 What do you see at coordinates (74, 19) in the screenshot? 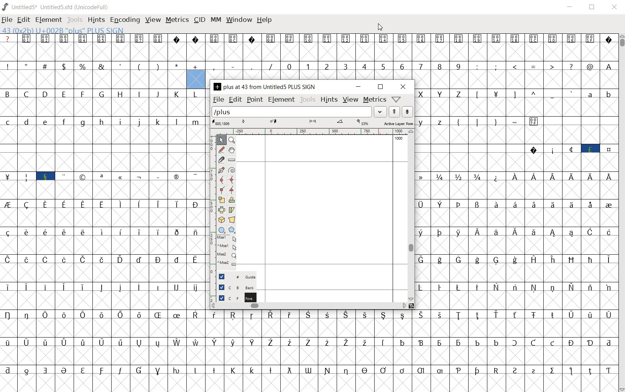
I see `tools` at bounding box center [74, 19].